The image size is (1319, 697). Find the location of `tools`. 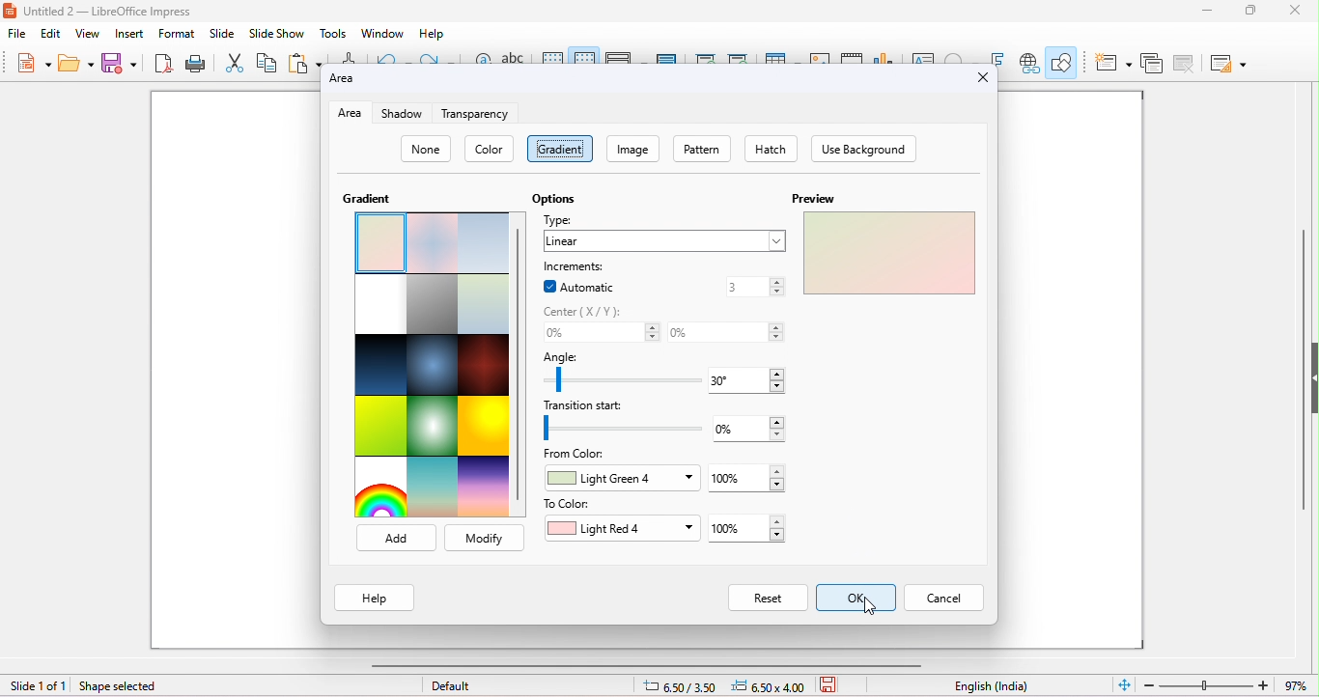

tools is located at coordinates (332, 33).